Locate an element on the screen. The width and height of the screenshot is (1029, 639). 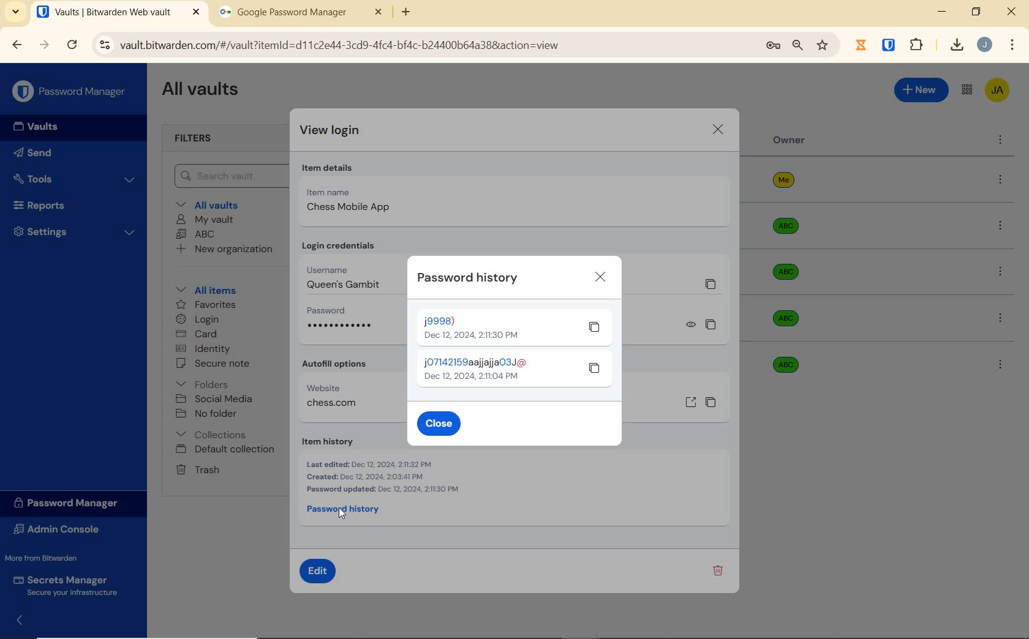
Last edited: Dec 12, 2024, 27:32 PM
Created: Dec 12.2024, 20341 PM
Password updated: Dec 12, 2024, 21130 PM is located at coordinates (383, 477).